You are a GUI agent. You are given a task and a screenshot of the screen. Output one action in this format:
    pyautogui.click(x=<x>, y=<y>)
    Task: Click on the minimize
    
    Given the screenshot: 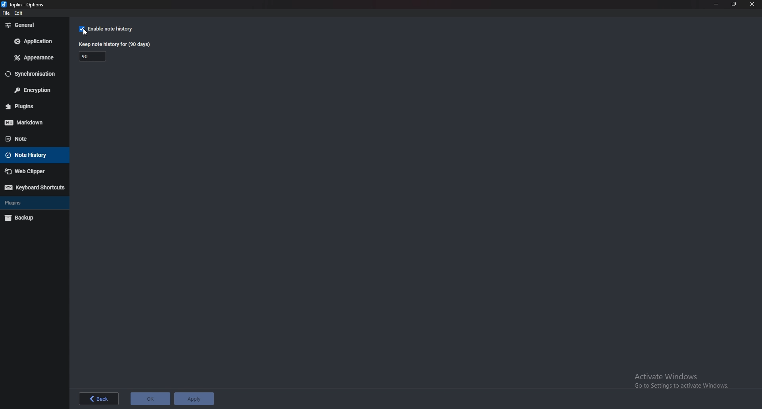 What is the action you would take?
    pyautogui.click(x=717, y=4)
    